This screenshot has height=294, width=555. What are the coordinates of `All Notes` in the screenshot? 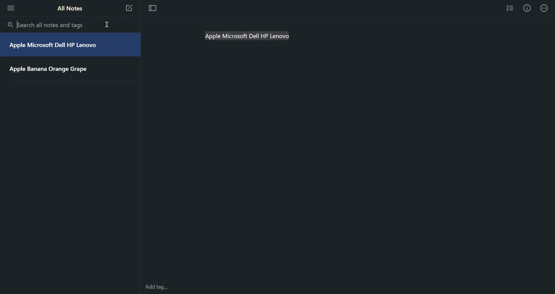 It's located at (70, 10).